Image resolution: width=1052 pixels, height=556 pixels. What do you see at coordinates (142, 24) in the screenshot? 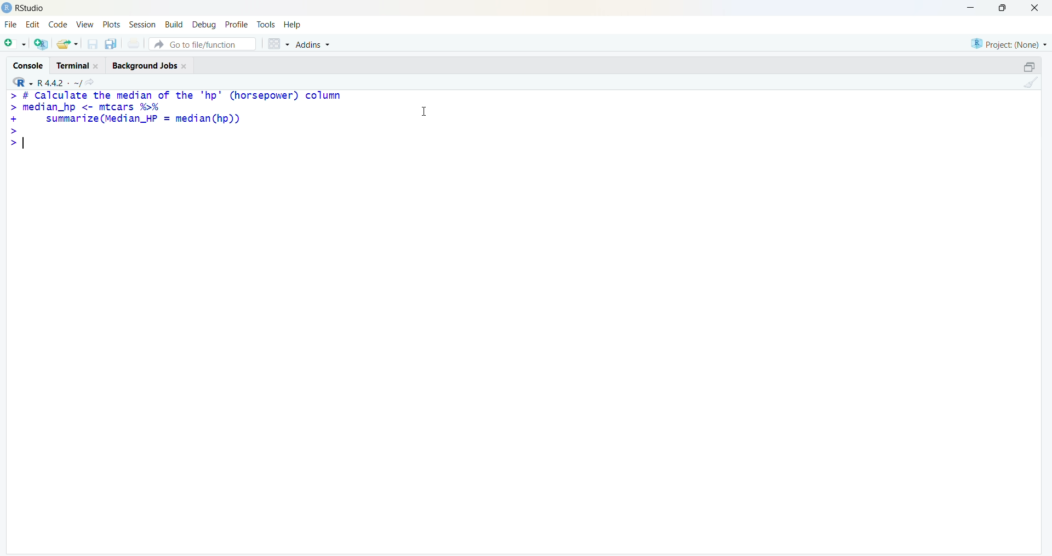
I see `session` at bounding box center [142, 24].